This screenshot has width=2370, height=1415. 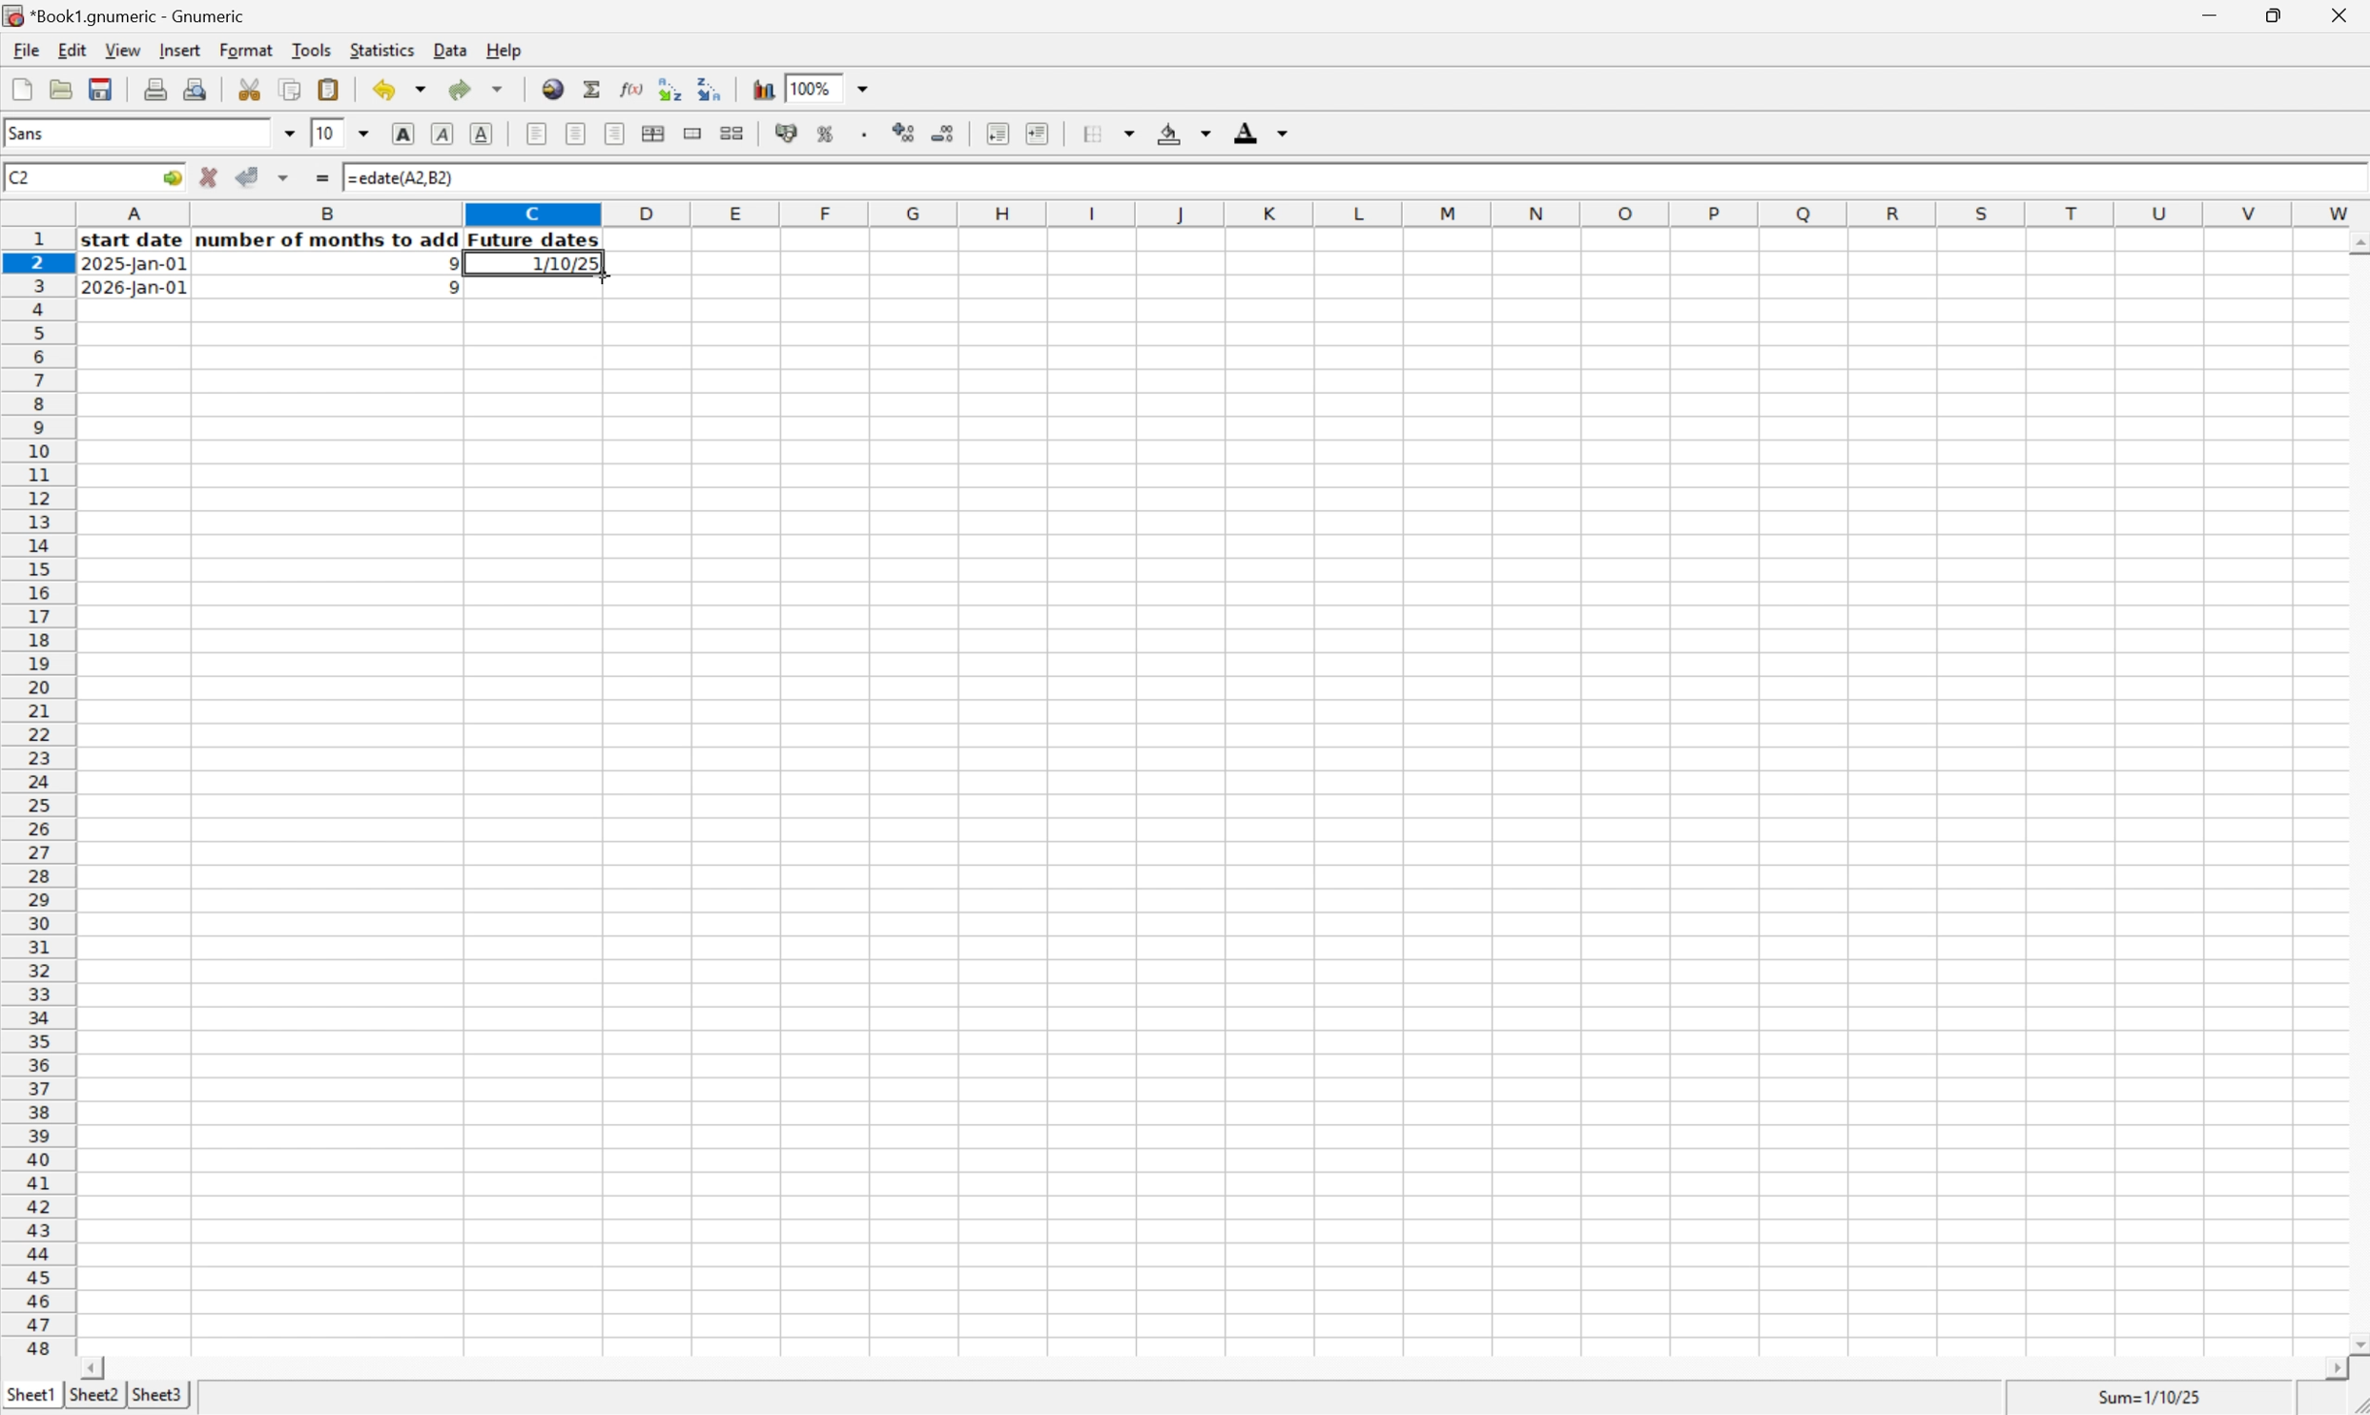 What do you see at coordinates (329, 240) in the screenshot?
I see `number of months to add` at bounding box center [329, 240].